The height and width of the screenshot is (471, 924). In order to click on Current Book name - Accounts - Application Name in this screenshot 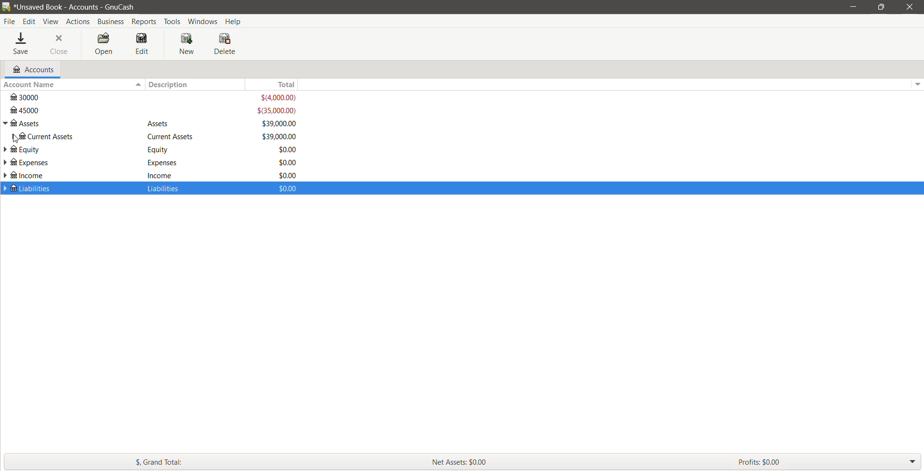, I will do `click(77, 7)`.